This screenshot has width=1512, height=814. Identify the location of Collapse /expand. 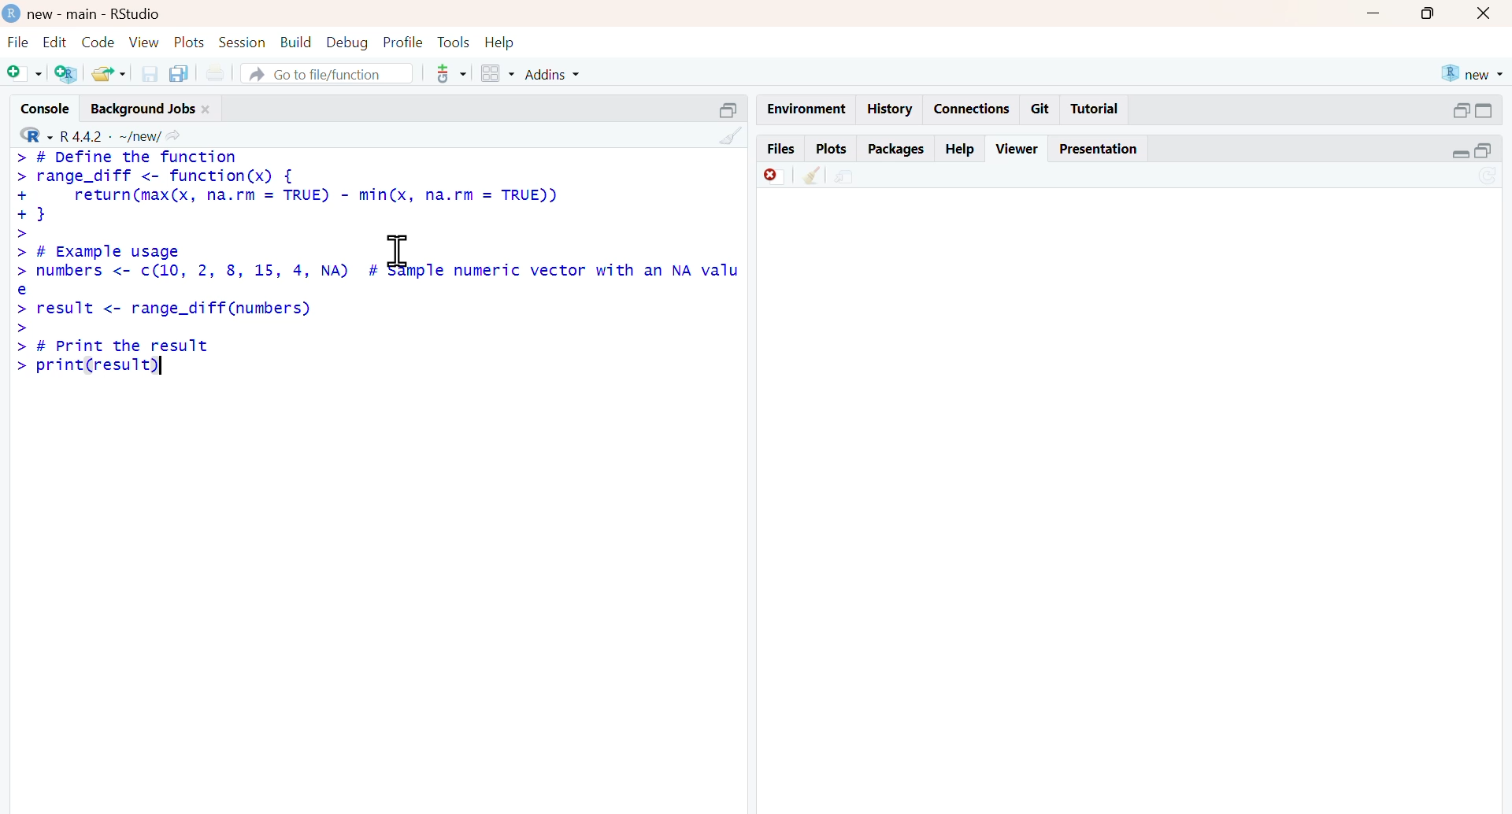
(1462, 154).